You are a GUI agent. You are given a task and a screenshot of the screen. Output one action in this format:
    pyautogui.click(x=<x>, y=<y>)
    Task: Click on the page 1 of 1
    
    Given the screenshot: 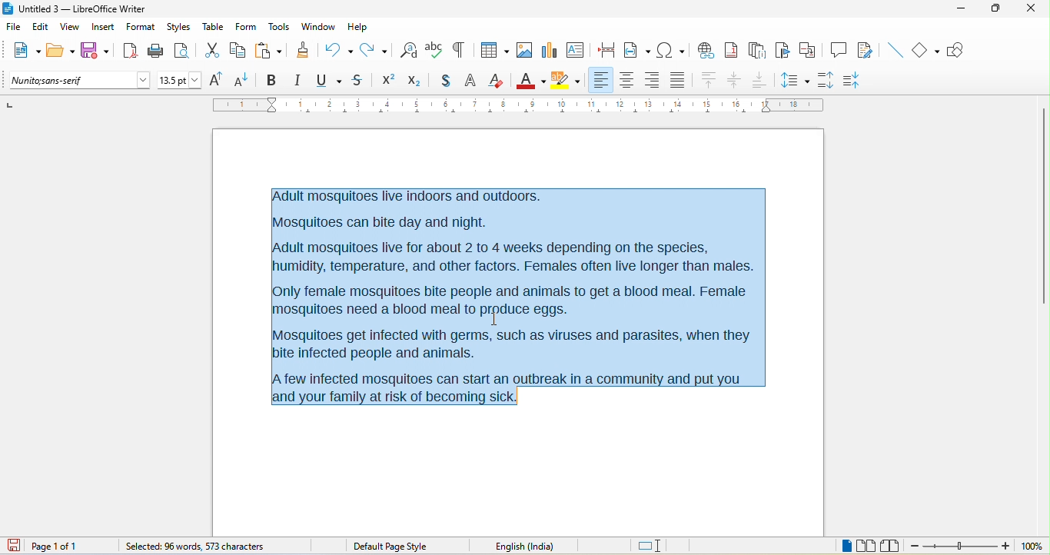 What is the action you would take?
    pyautogui.click(x=70, y=546)
    